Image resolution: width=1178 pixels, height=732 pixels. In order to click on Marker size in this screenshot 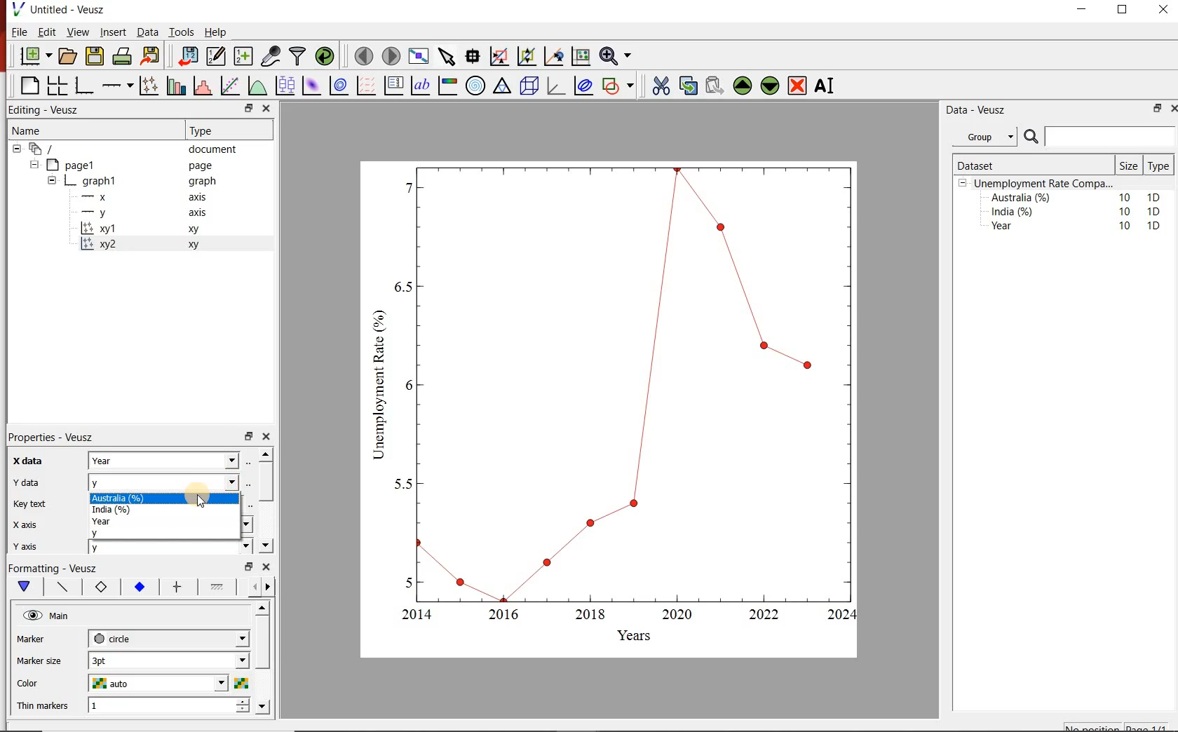, I will do `click(41, 659)`.